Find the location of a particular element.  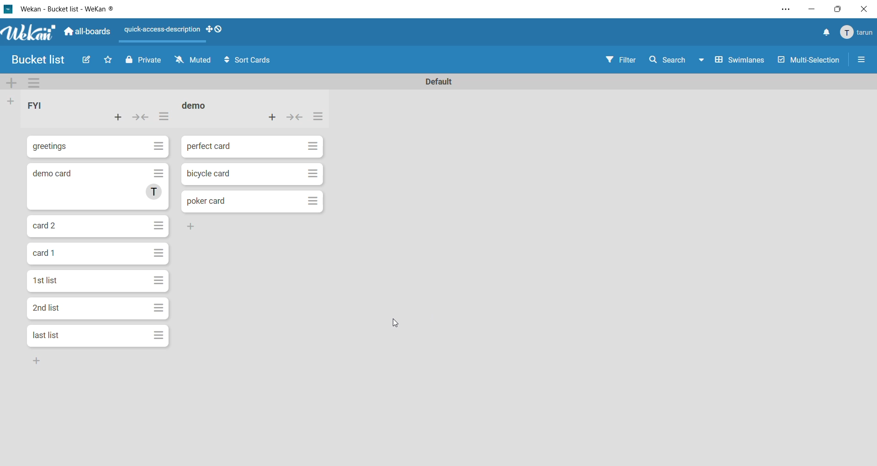

add card is located at coordinates (271, 121).